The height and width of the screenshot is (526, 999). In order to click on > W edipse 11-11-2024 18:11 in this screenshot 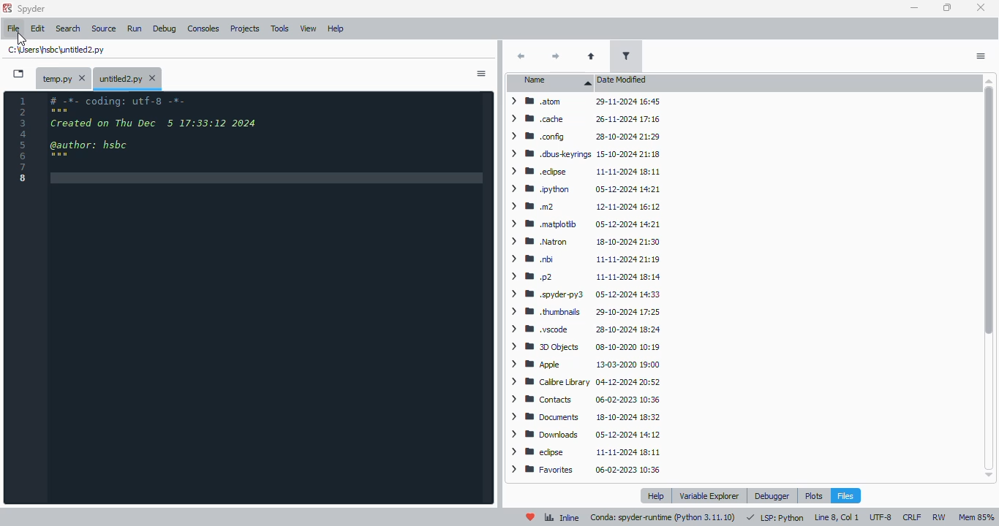, I will do `click(586, 453)`.